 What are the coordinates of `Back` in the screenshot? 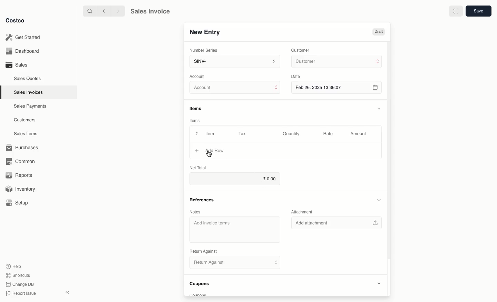 It's located at (103, 11).